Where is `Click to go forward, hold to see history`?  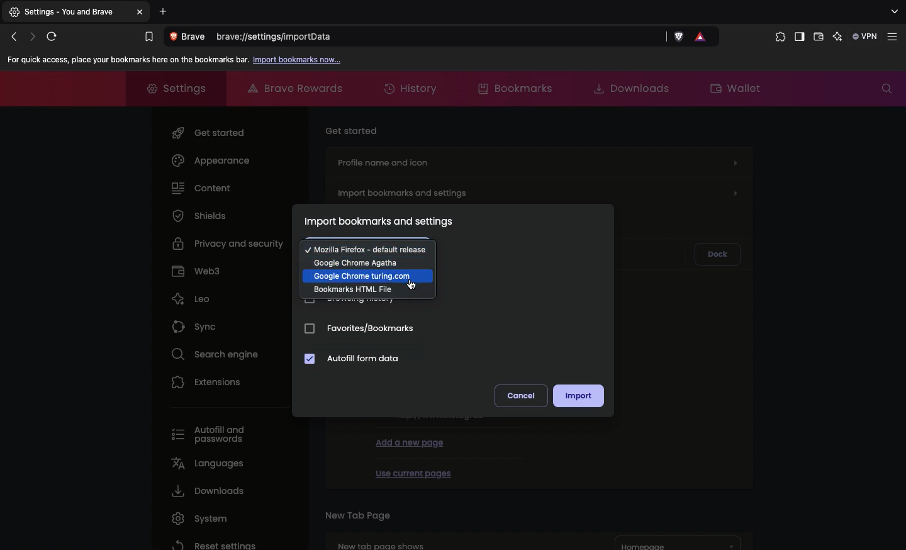
Click to go forward, hold to see history is located at coordinates (33, 36).